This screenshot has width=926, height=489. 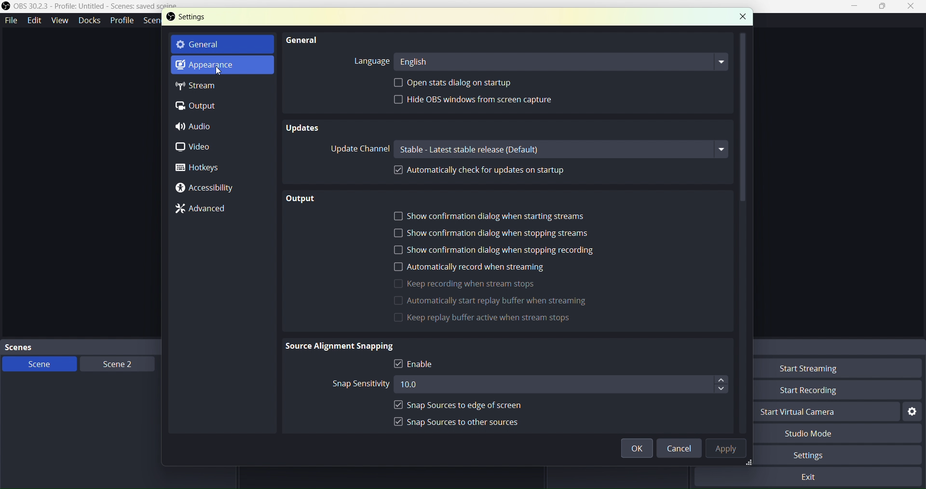 I want to click on Output, so click(x=201, y=106).